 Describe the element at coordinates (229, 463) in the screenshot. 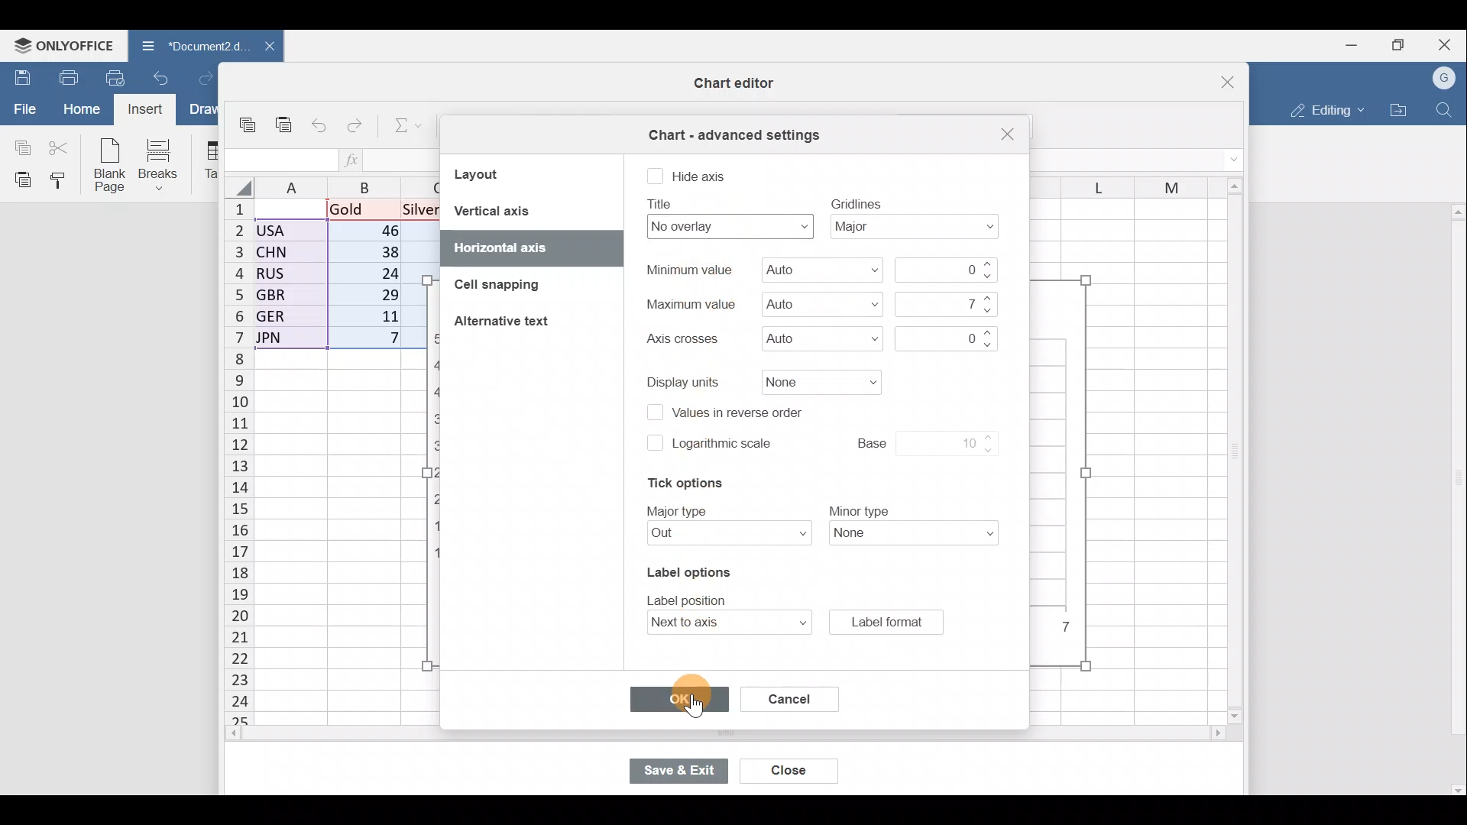

I see `Rows` at that location.